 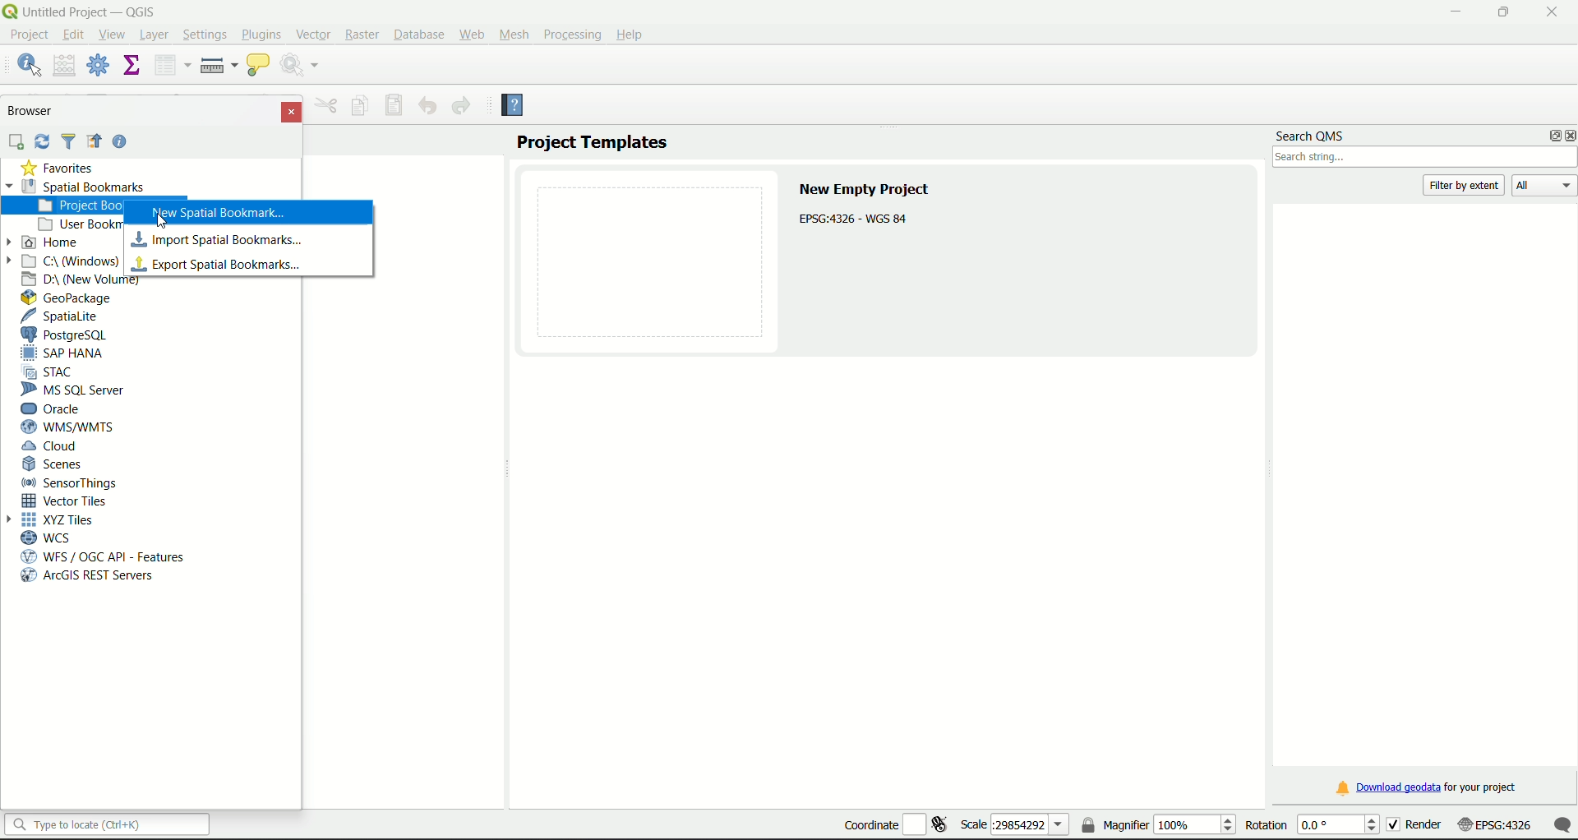 What do you see at coordinates (359, 107) in the screenshot?
I see `Copy feature` at bounding box center [359, 107].